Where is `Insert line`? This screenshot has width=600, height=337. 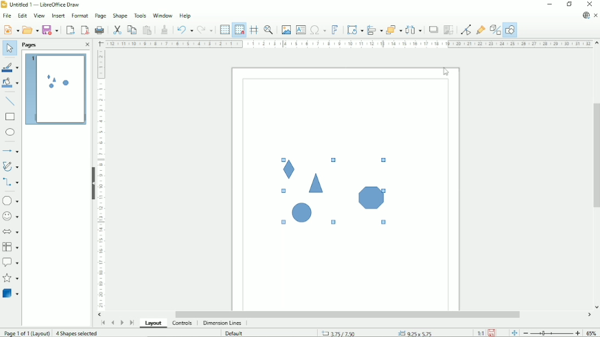 Insert line is located at coordinates (10, 102).